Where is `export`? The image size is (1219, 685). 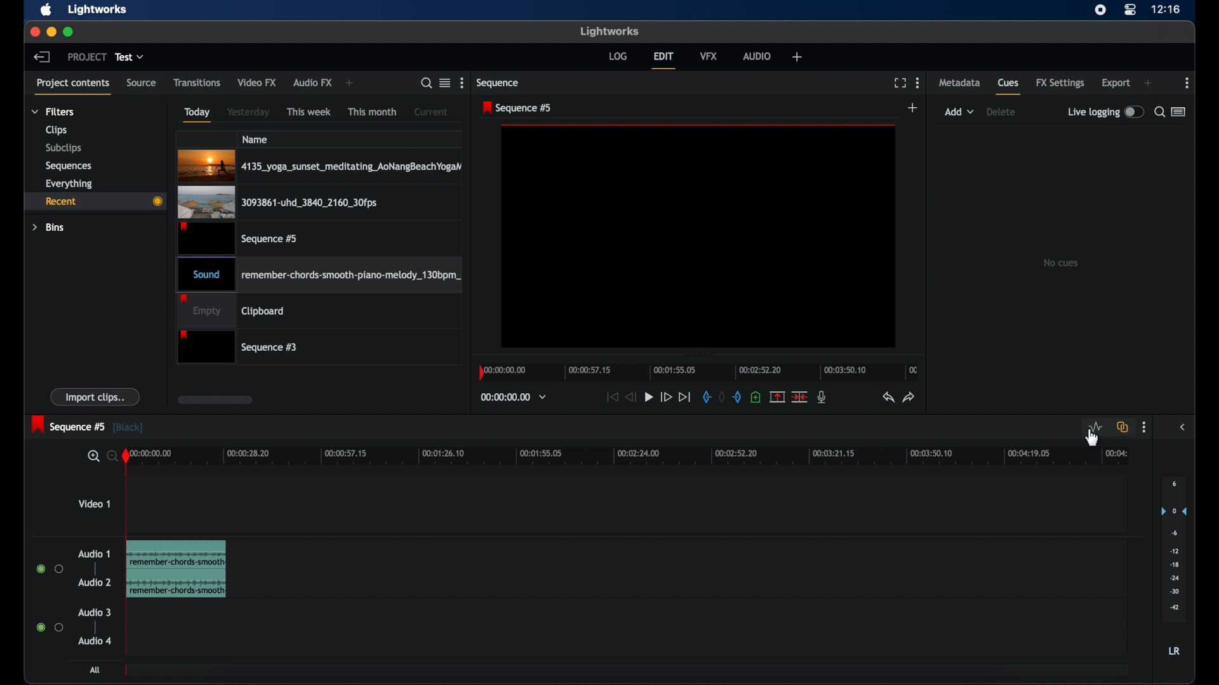 export is located at coordinates (1116, 83).